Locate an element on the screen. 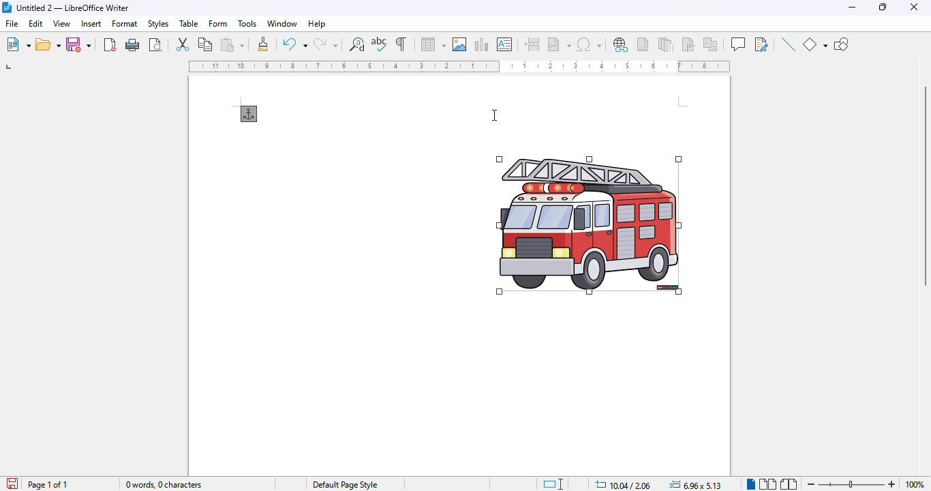  image aligned to the right side of the page is located at coordinates (589, 224).